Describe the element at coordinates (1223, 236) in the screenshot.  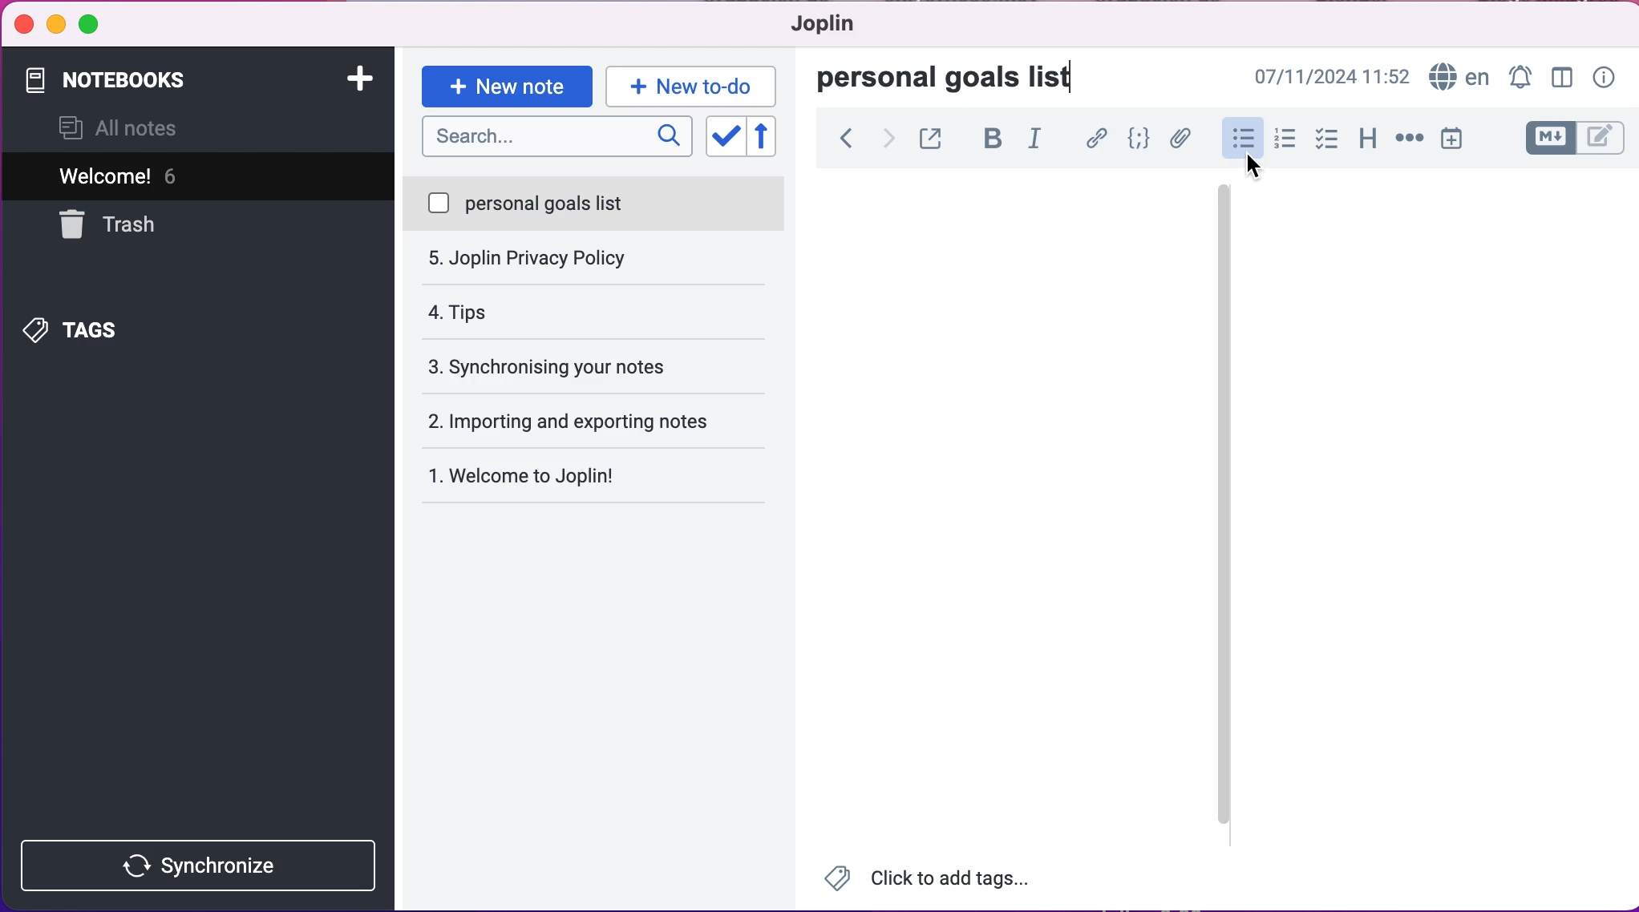
I see `vertical slider` at that location.